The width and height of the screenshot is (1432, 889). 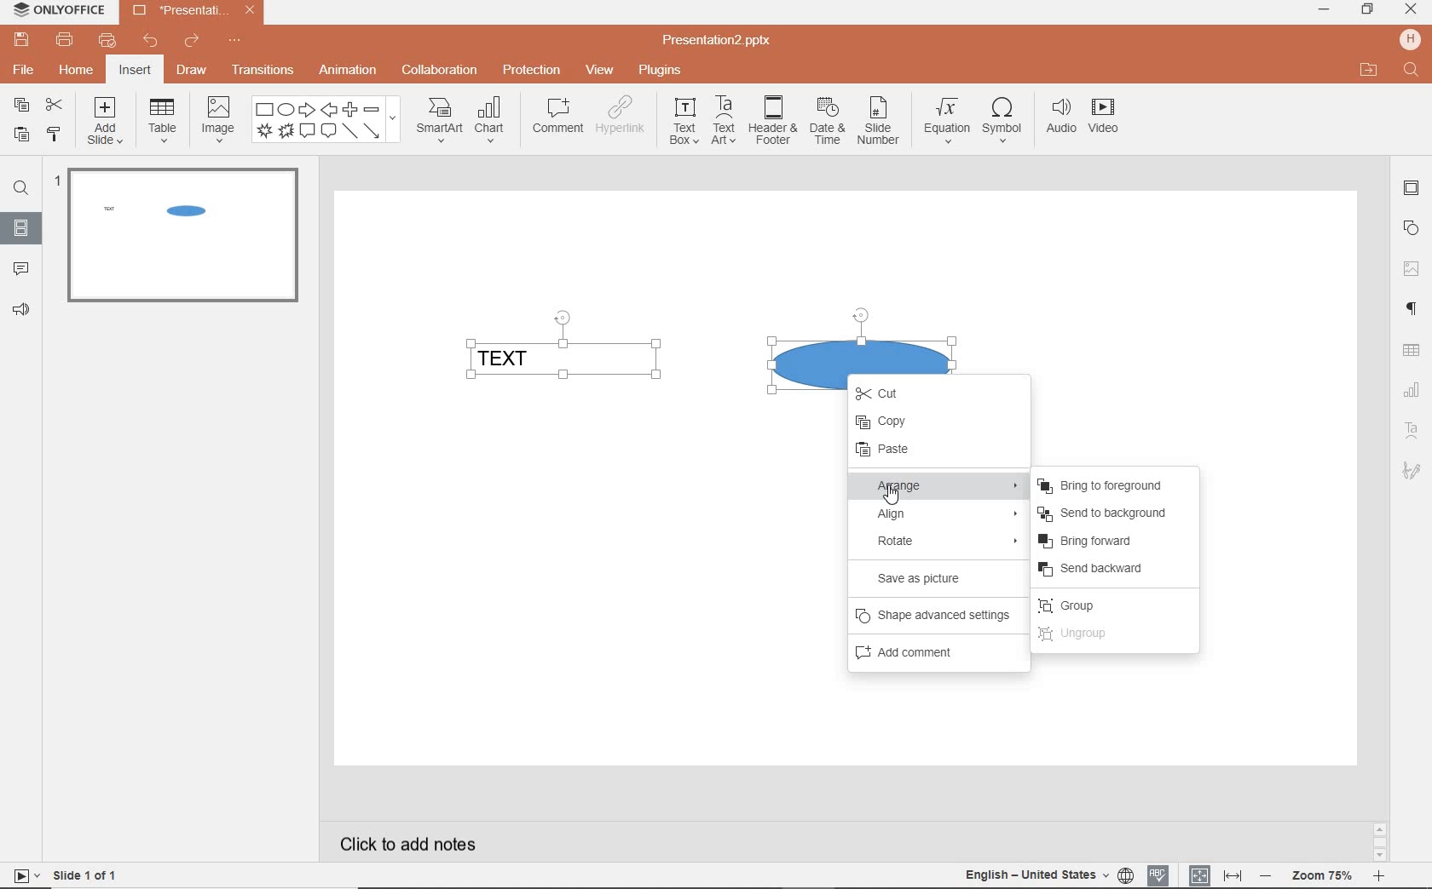 I want to click on plugins, so click(x=659, y=72).